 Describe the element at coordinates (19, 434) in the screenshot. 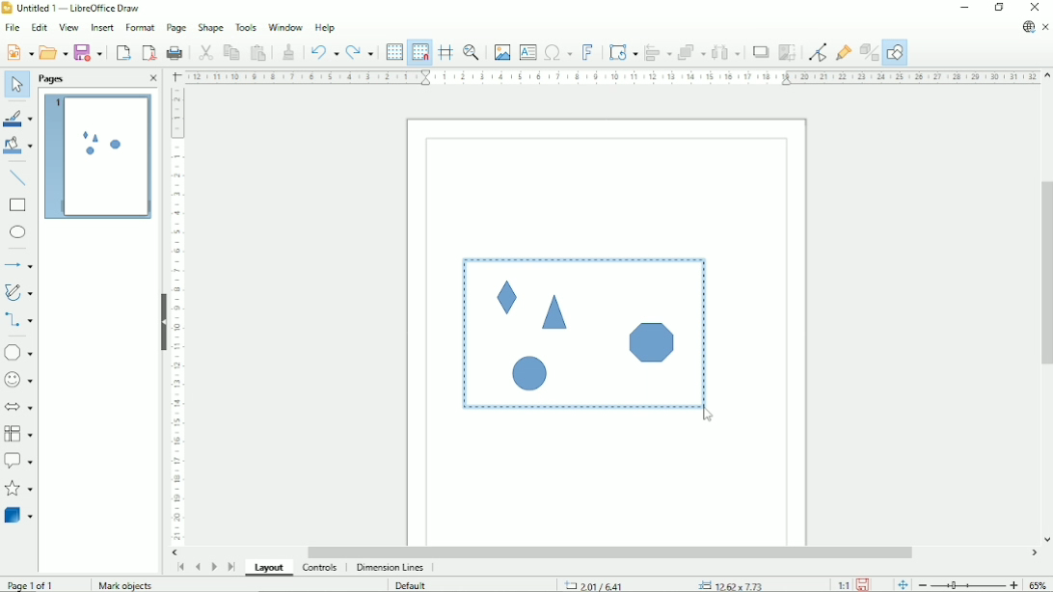

I see `Flowchart` at that location.